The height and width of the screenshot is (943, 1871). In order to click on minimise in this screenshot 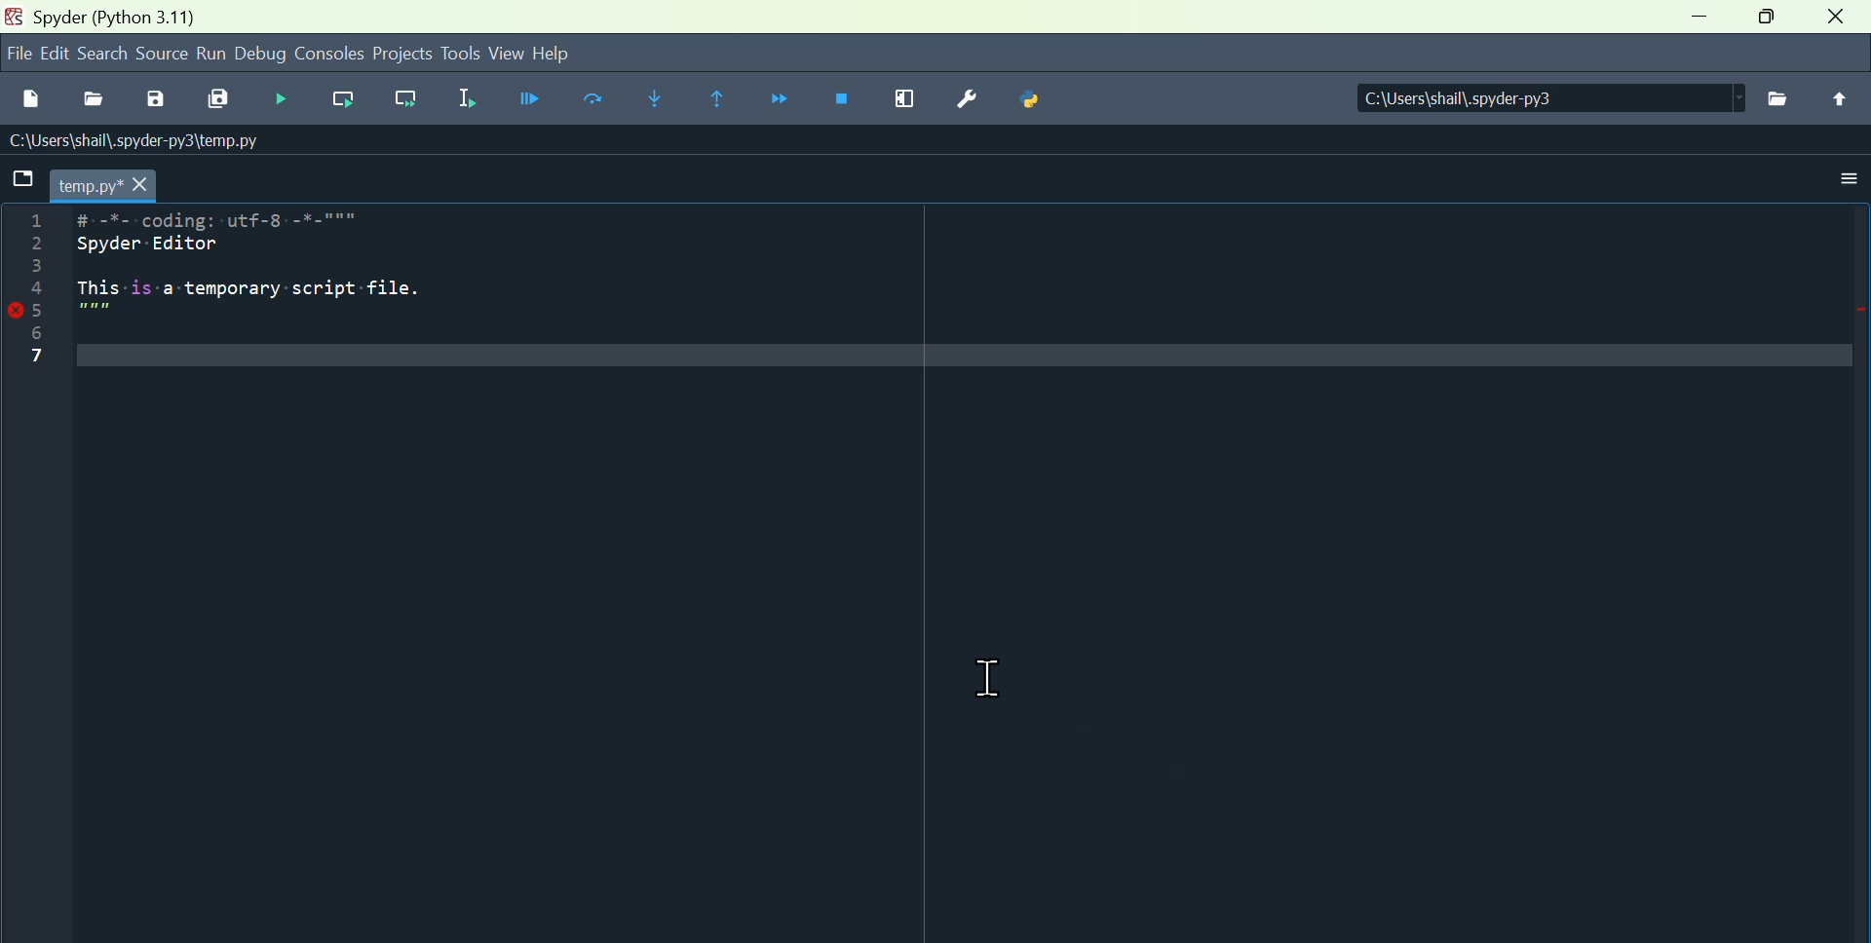, I will do `click(1694, 23)`.